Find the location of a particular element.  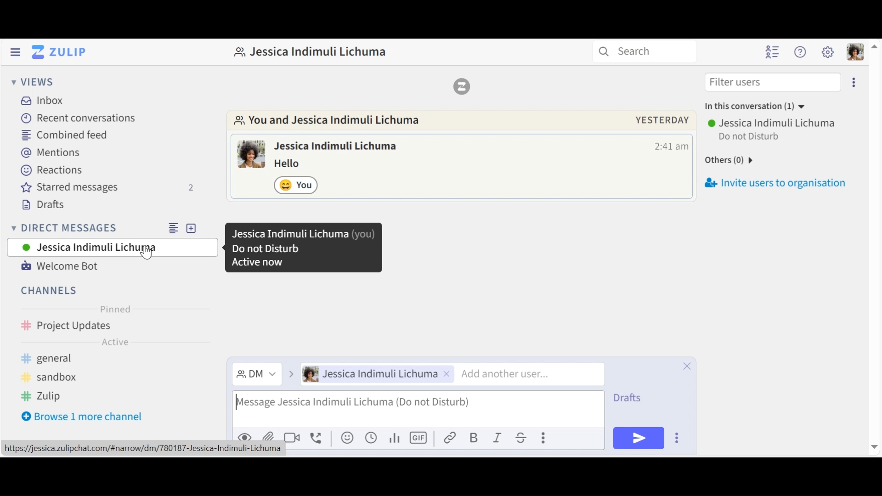

User is located at coordinates (112, 247).